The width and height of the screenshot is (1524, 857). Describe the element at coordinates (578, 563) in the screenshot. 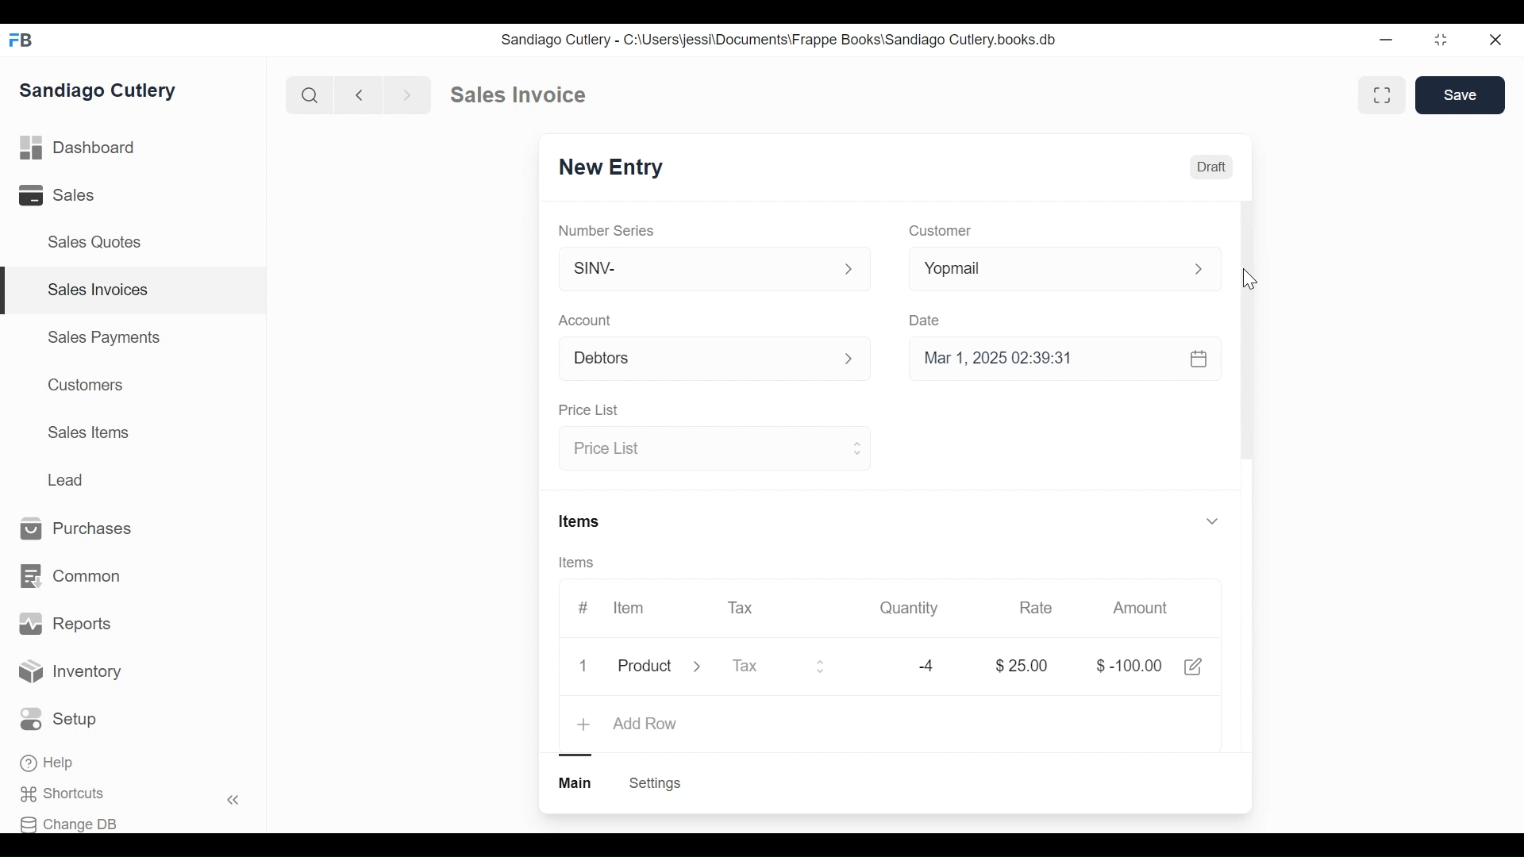

I see `Items` at that location.